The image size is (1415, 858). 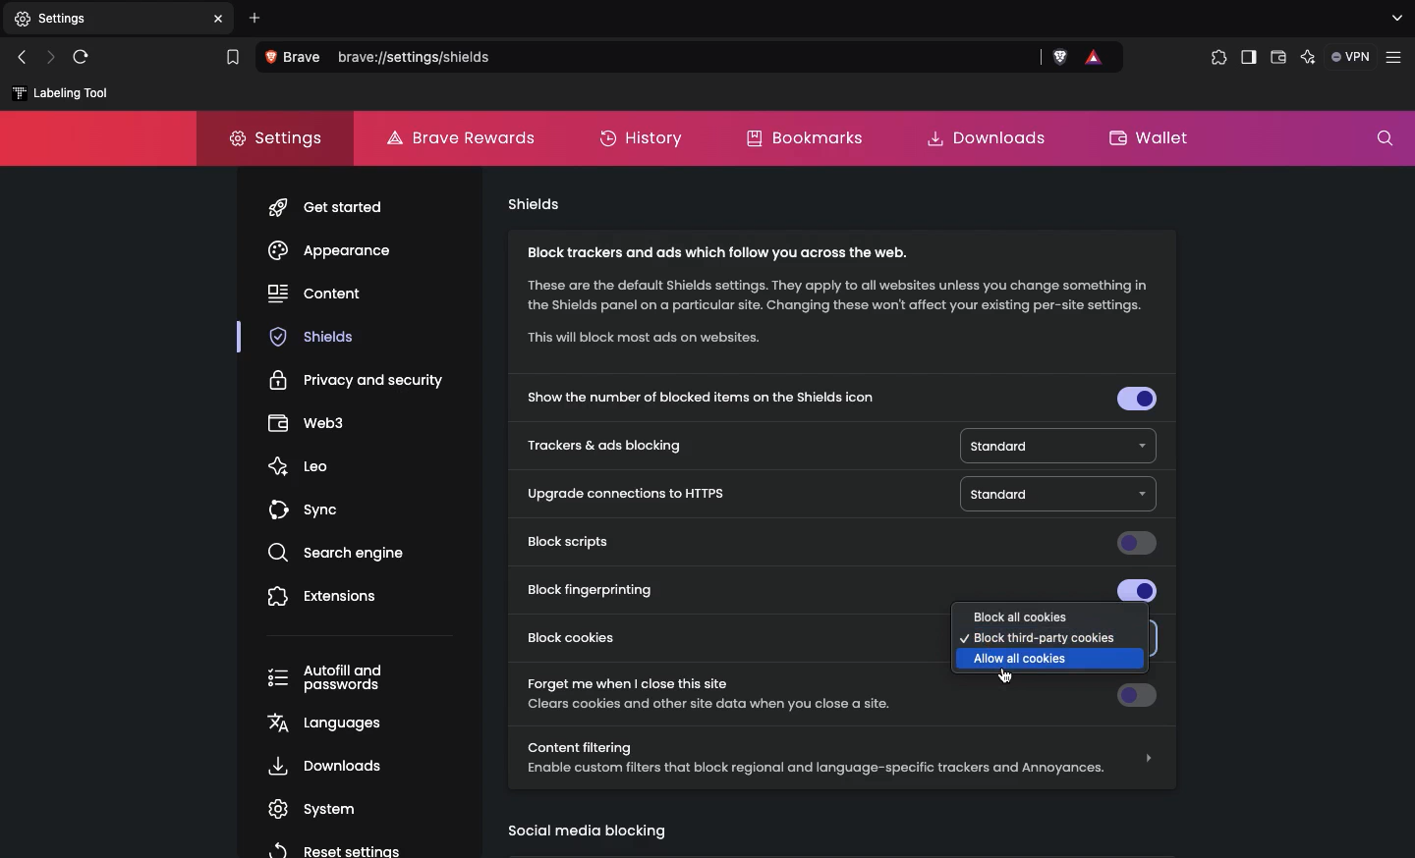 I want to click on Allow all cookies, so click(x=1024, y=658).